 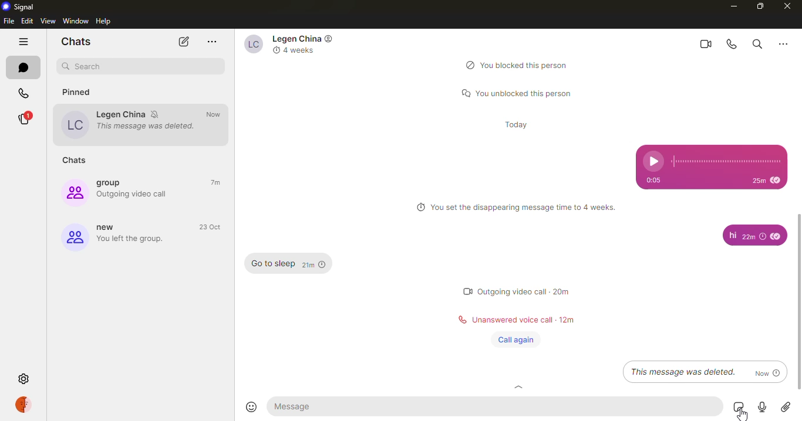 I want to click on sent, so click(x=776, y=236).